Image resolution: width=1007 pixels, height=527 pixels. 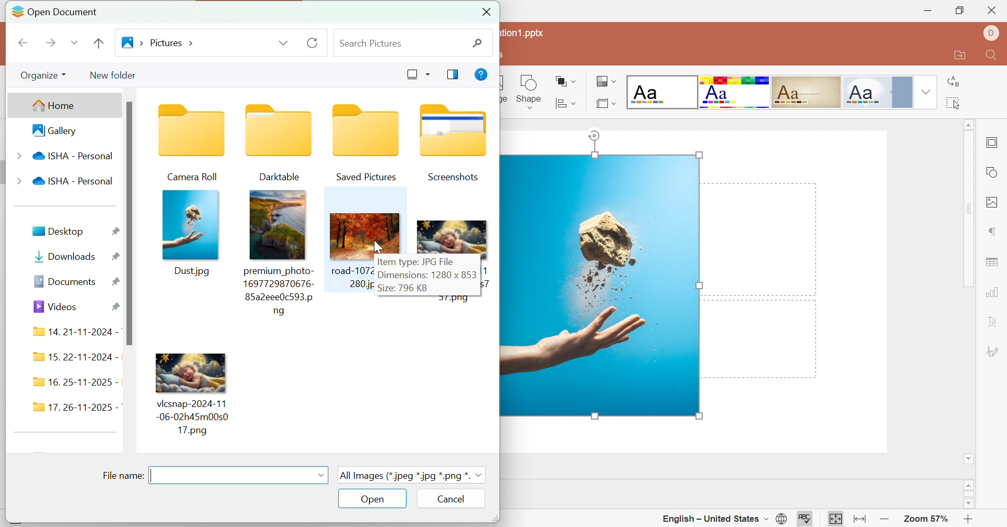 I want to click on Camera roll, so click(x=191, y=140).